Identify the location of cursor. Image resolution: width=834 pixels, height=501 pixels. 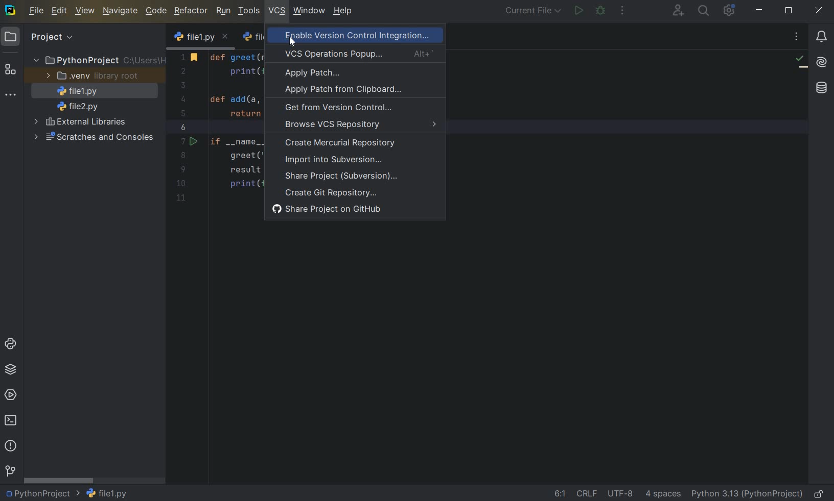
(292, 42).